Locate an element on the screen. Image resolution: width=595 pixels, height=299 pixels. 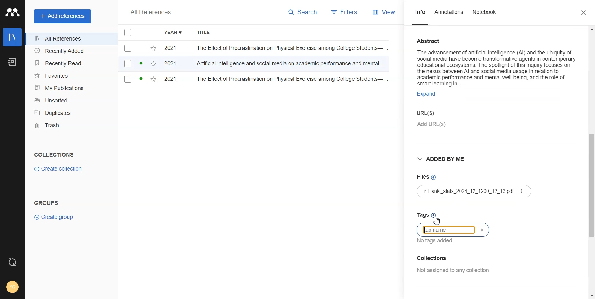
Close is located at coordinates (584, 13).